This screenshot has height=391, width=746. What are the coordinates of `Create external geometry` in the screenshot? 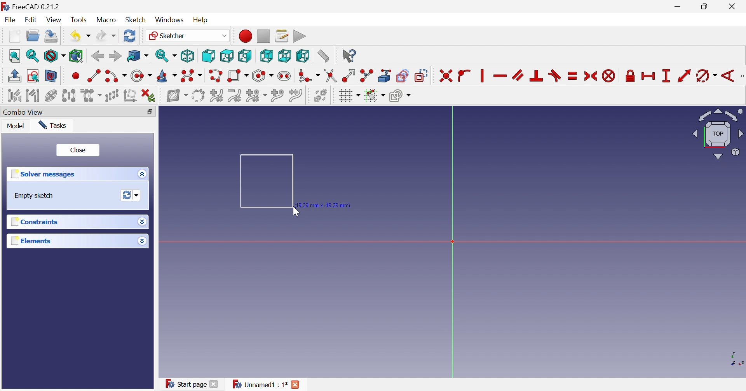 It's located at (385, 75).